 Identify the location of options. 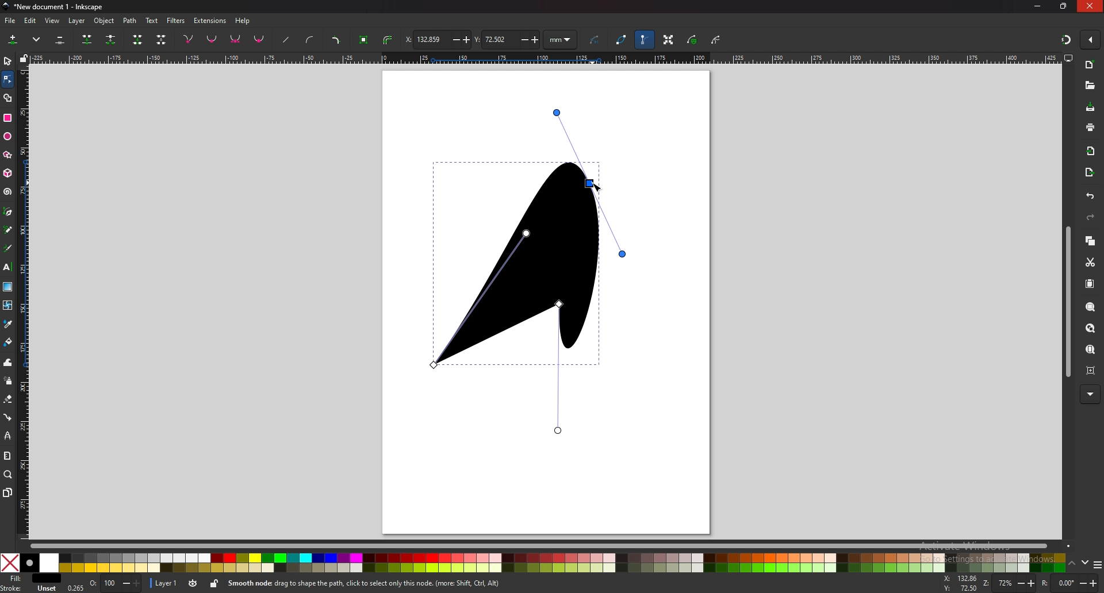
(1098, 564).